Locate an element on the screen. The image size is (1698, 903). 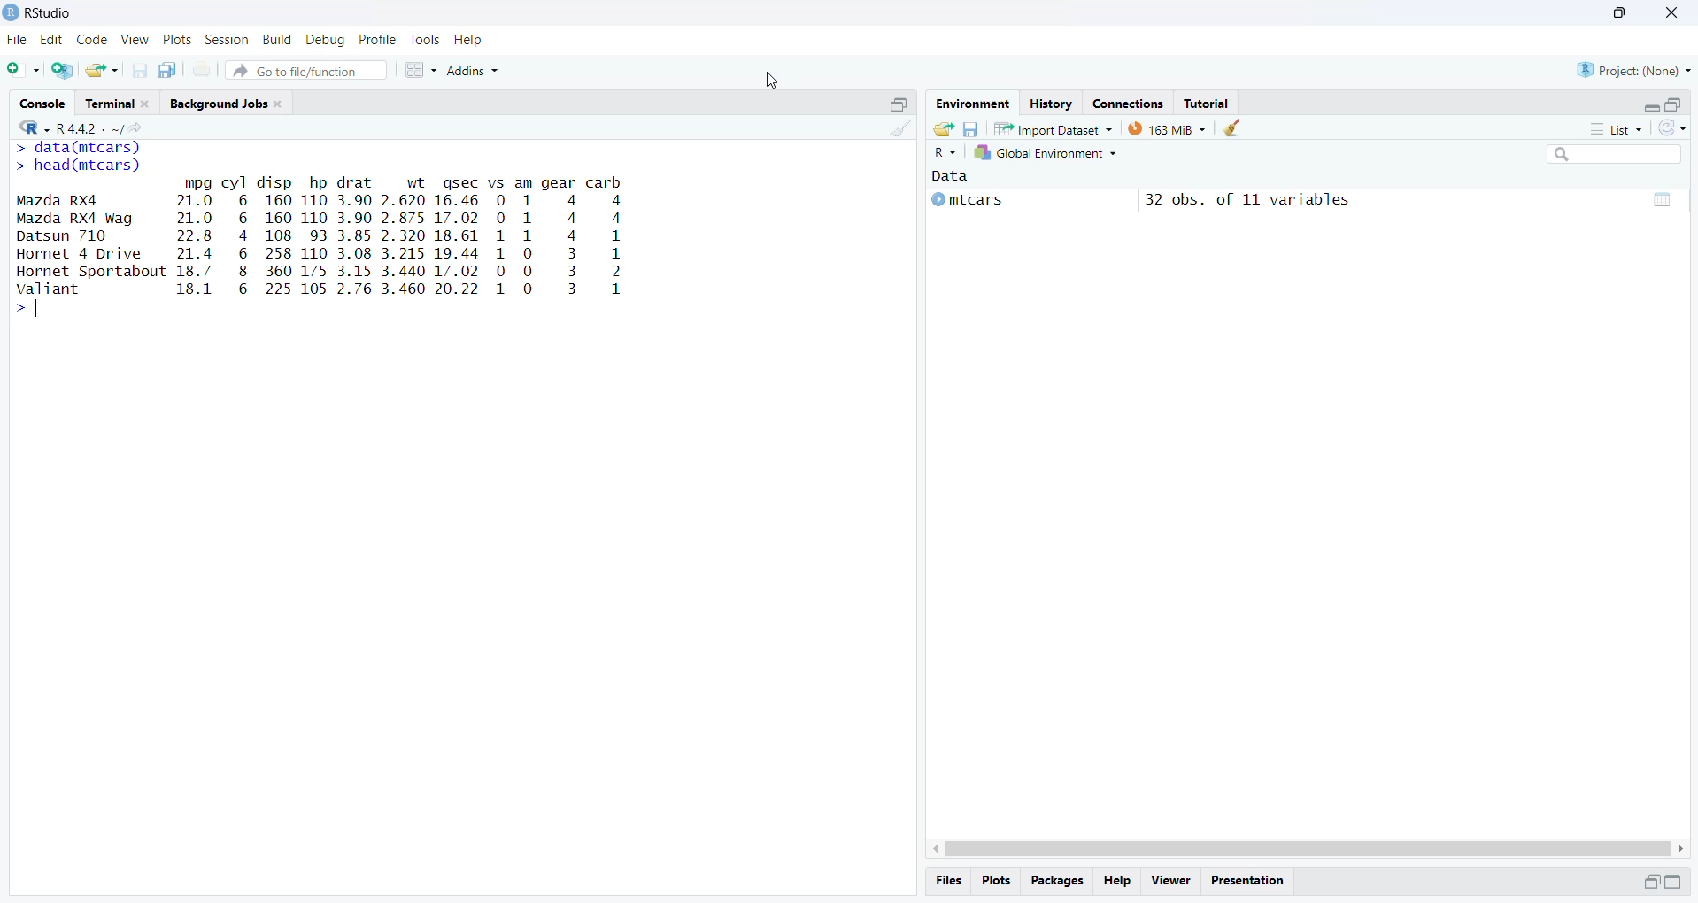
typing indicator is located at coordinates (40, 311).